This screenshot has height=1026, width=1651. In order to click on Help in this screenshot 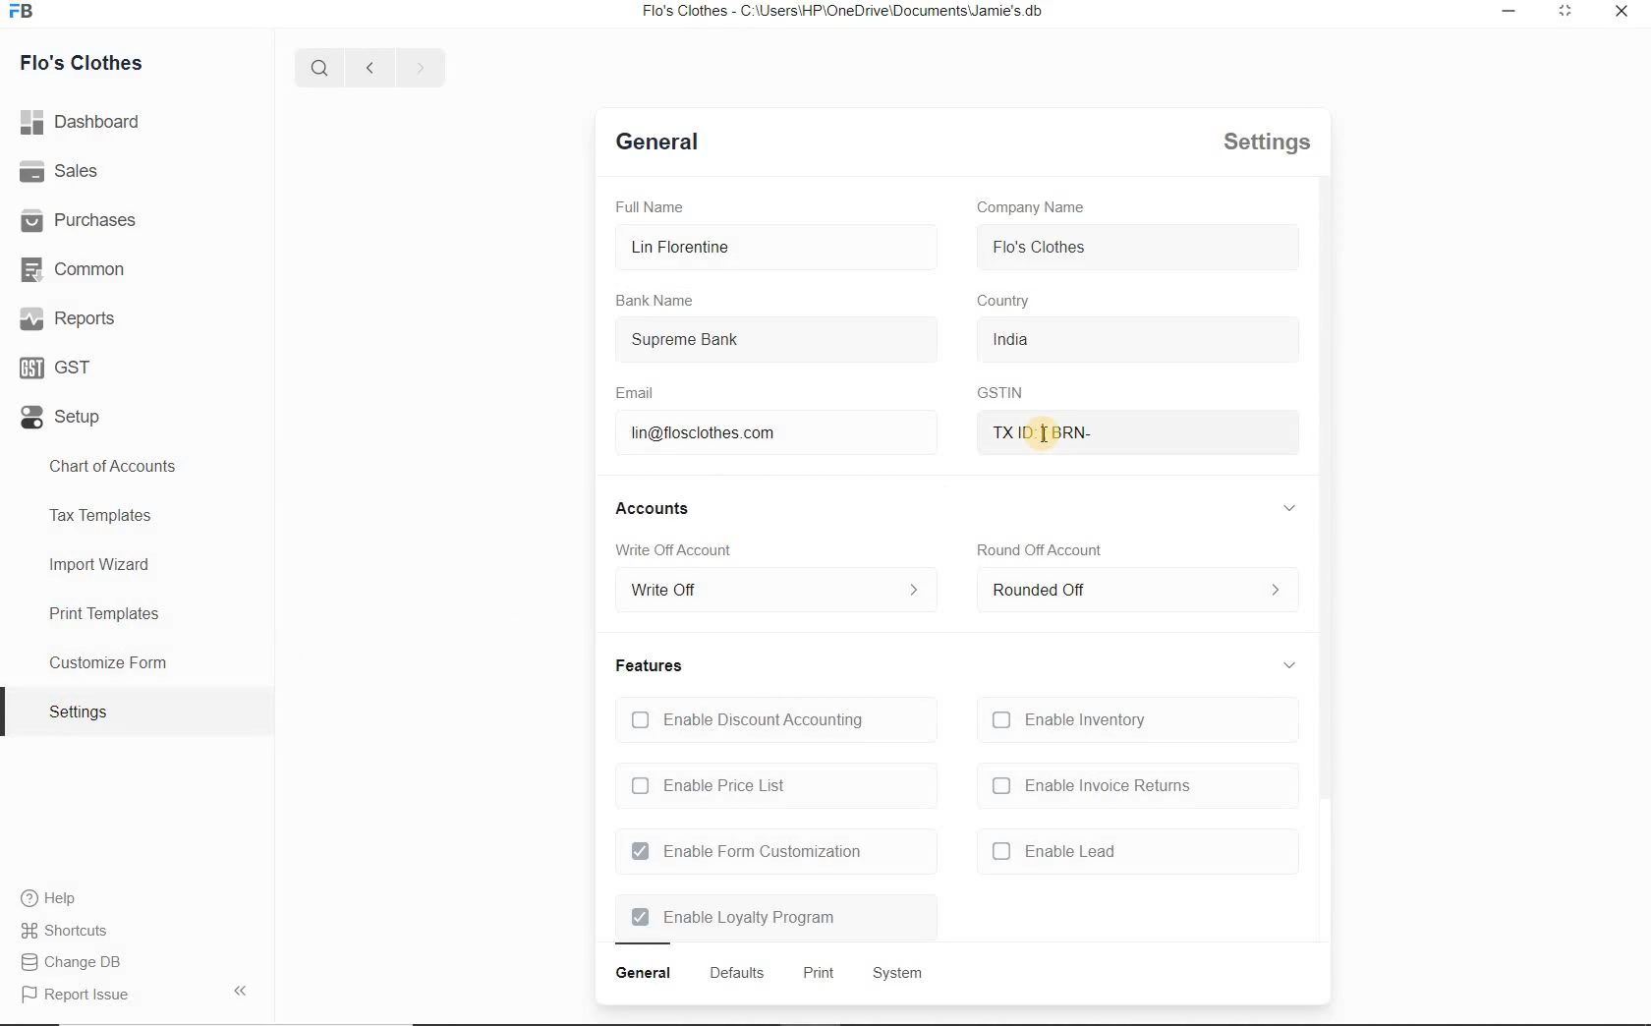, I will do `click(55, 898)`.